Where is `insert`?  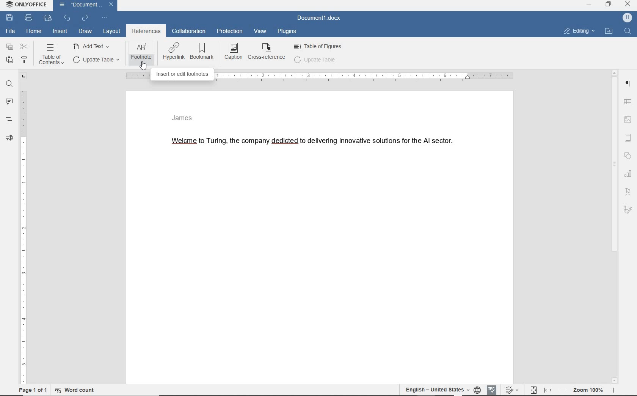 insert is located at coordinates (61, 32).